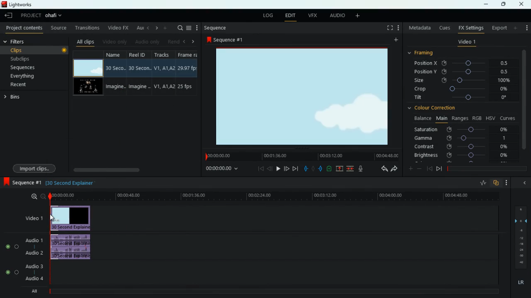 Image resolution: width=531 pixels, height=298 pixels. Describe the element at coordinates (521, 256) in the screenshot. I see `` at that location.